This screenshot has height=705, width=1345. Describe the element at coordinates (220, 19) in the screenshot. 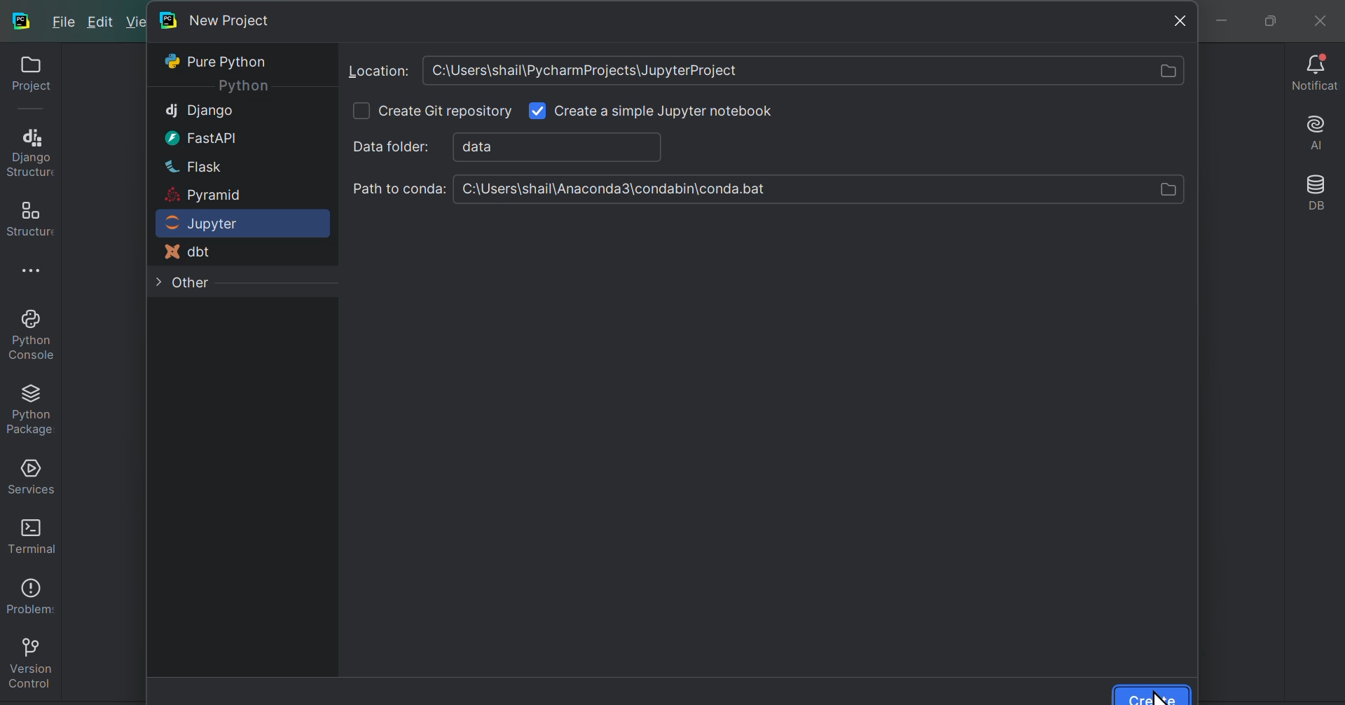

I see `New project` at that location.